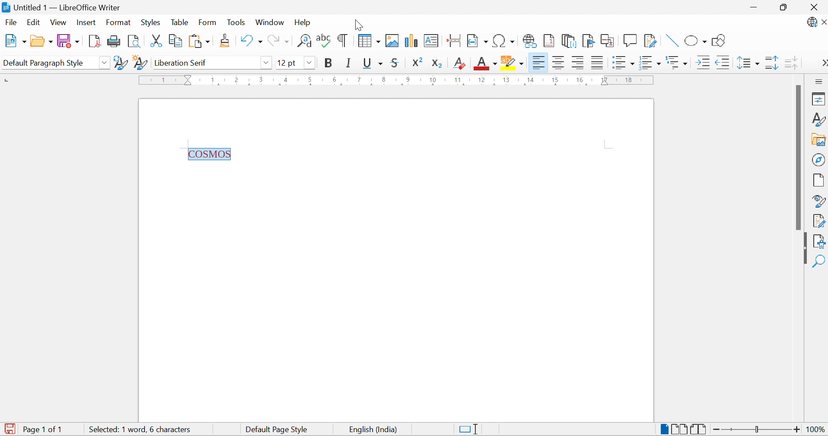  Describe the element at coordinates (120, 63) in the screenshot. I see `Update Selected Style` at that location.